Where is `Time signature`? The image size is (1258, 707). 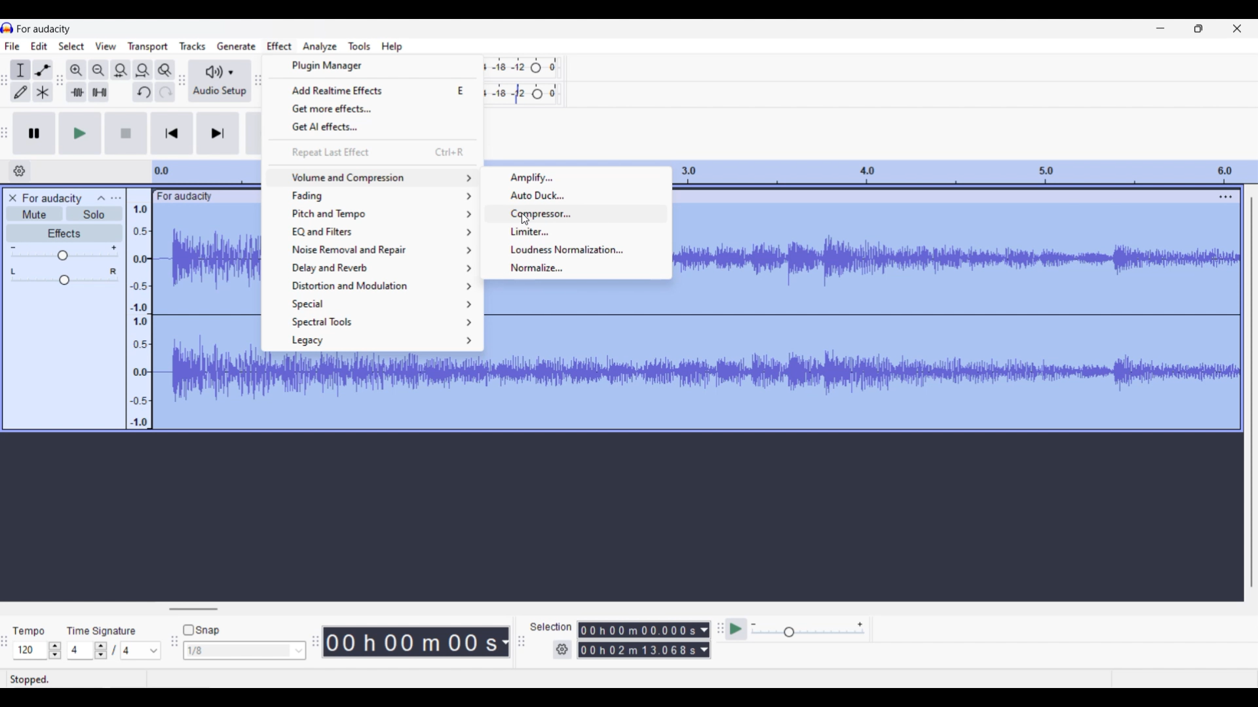
Time signature is located at coordinates (102, 630).